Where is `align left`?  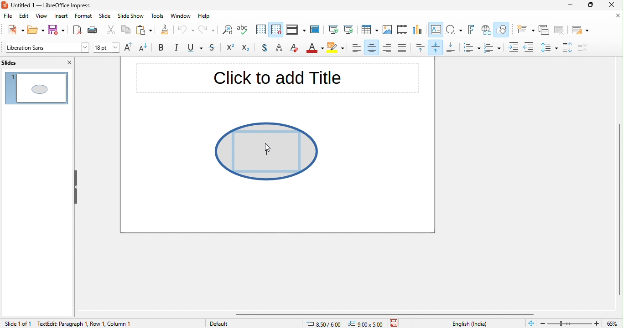
align left is located at coordinates (357, 47).